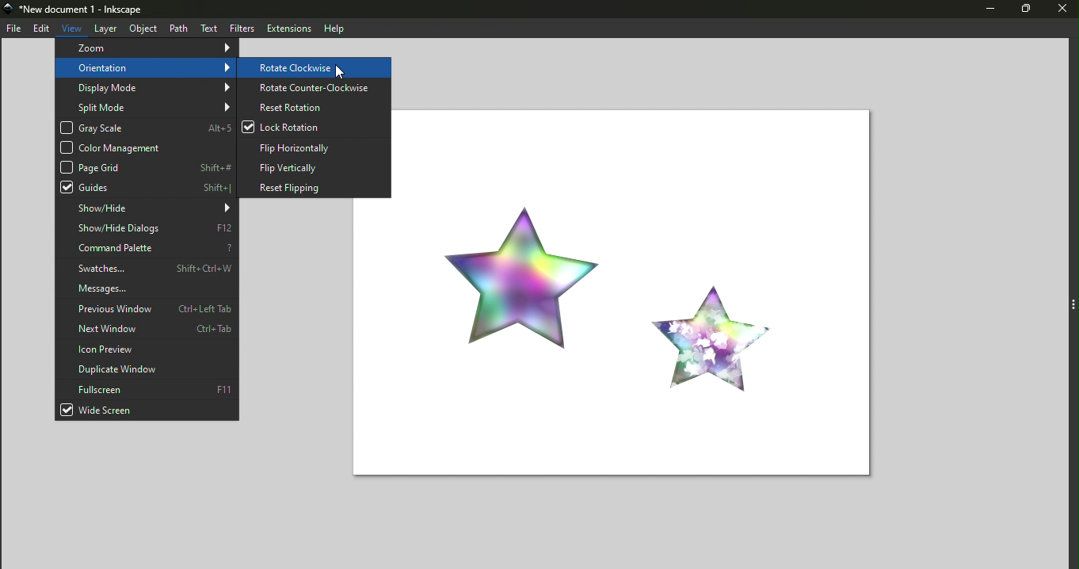  What do you see at coordinates (1024, 10) in the screenshot?
I see `Maximize` at bounding box center [1024, 10].